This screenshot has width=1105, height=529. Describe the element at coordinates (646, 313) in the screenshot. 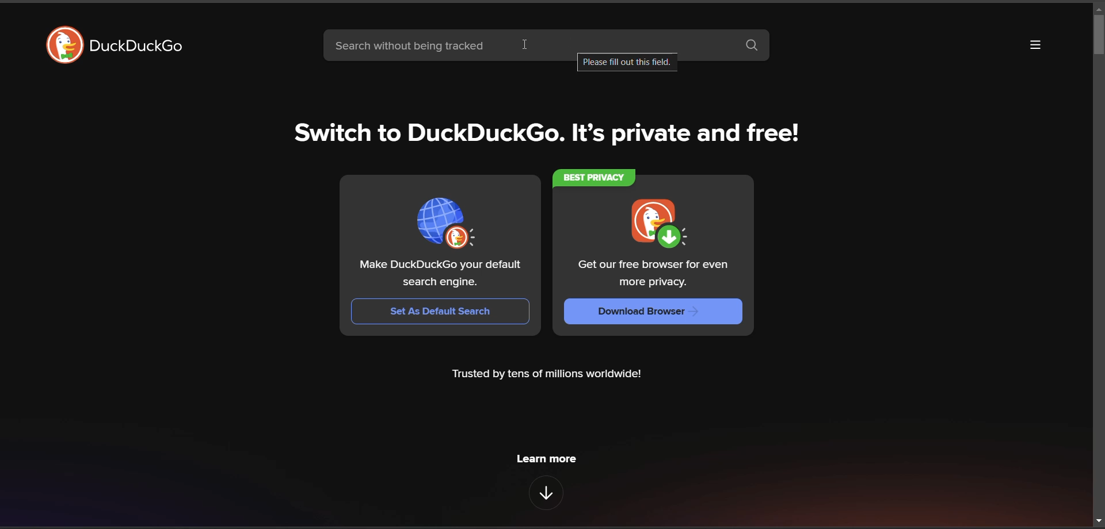

I see `download browser` at that location.